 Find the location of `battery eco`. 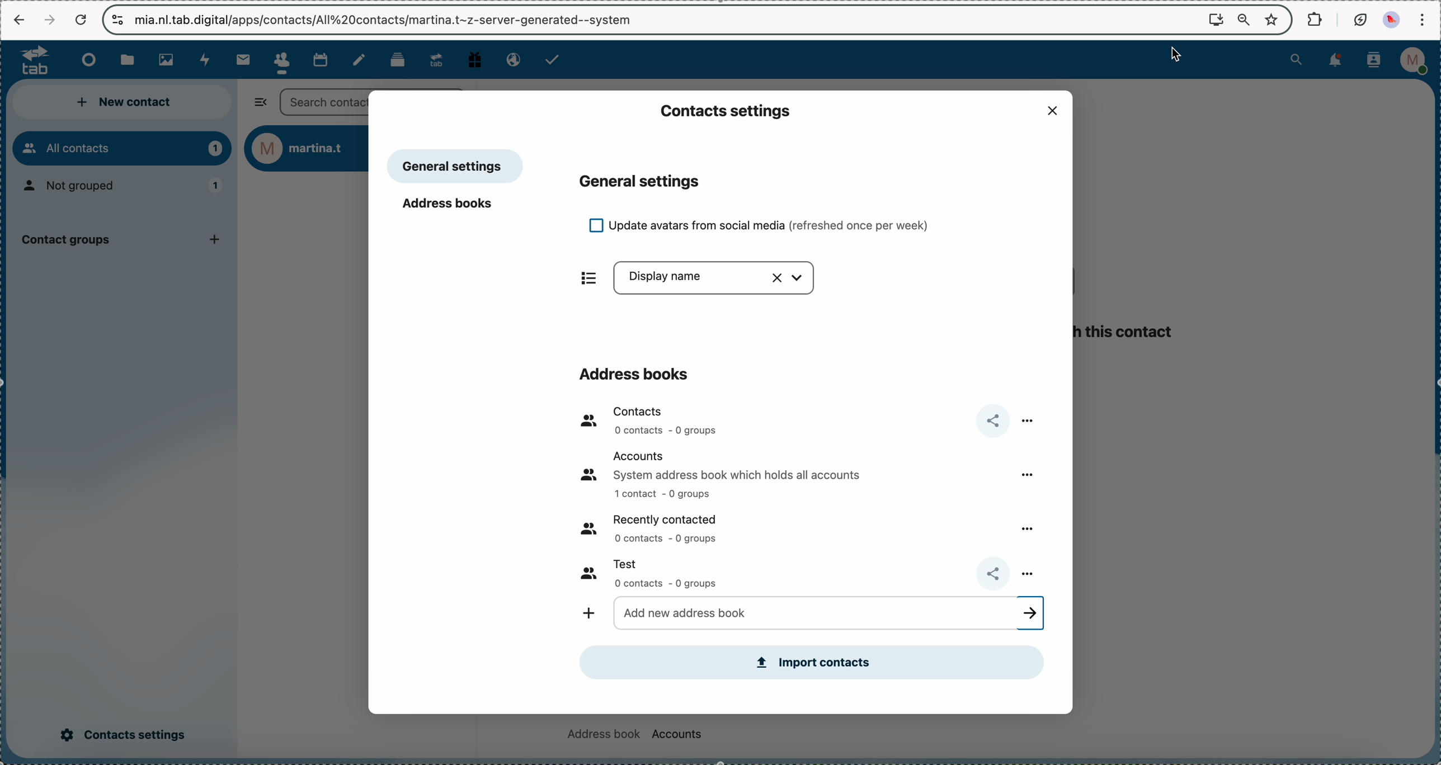

battery eco is located at coordinates (1360, 19).